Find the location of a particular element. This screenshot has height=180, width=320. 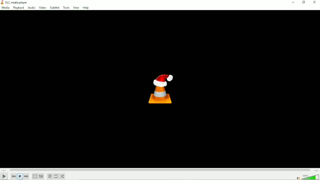

Play duration is located at coordinates (160, 170).